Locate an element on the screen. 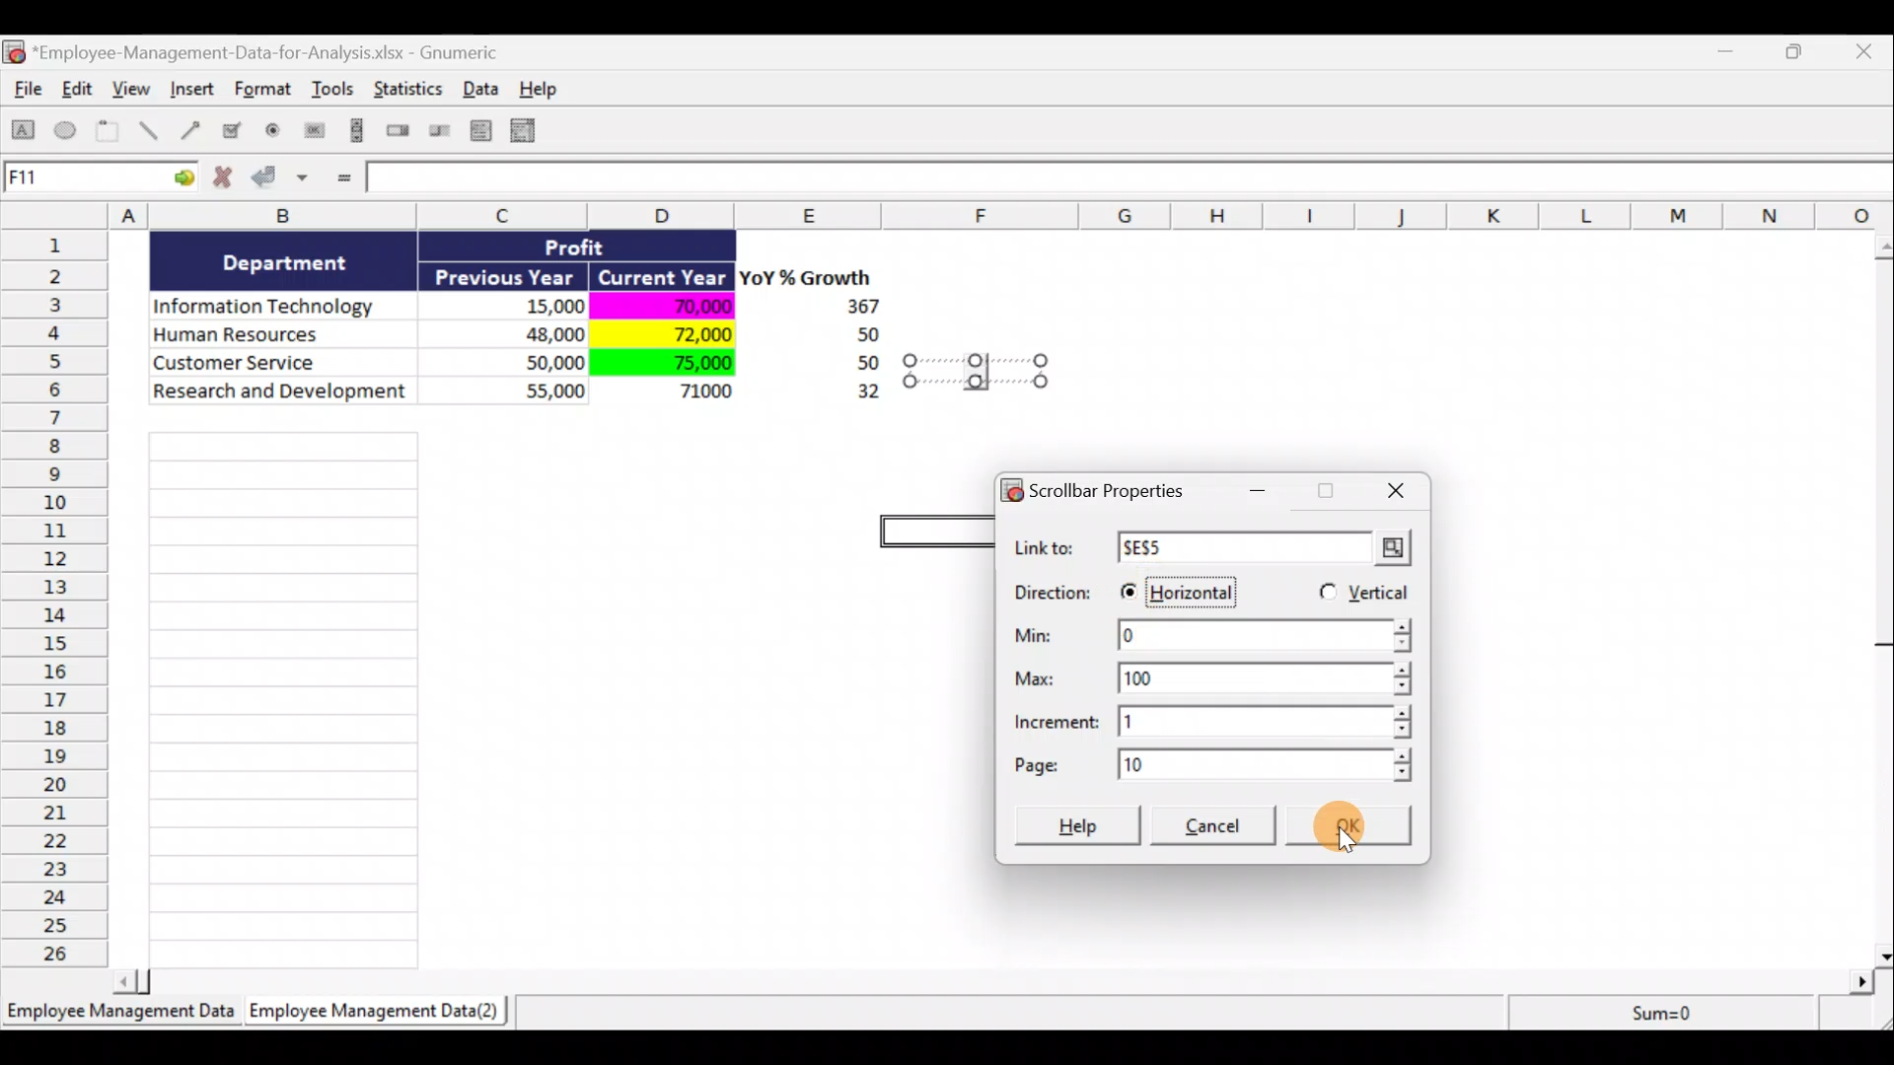  Insert is located at coordinates (191, 92).